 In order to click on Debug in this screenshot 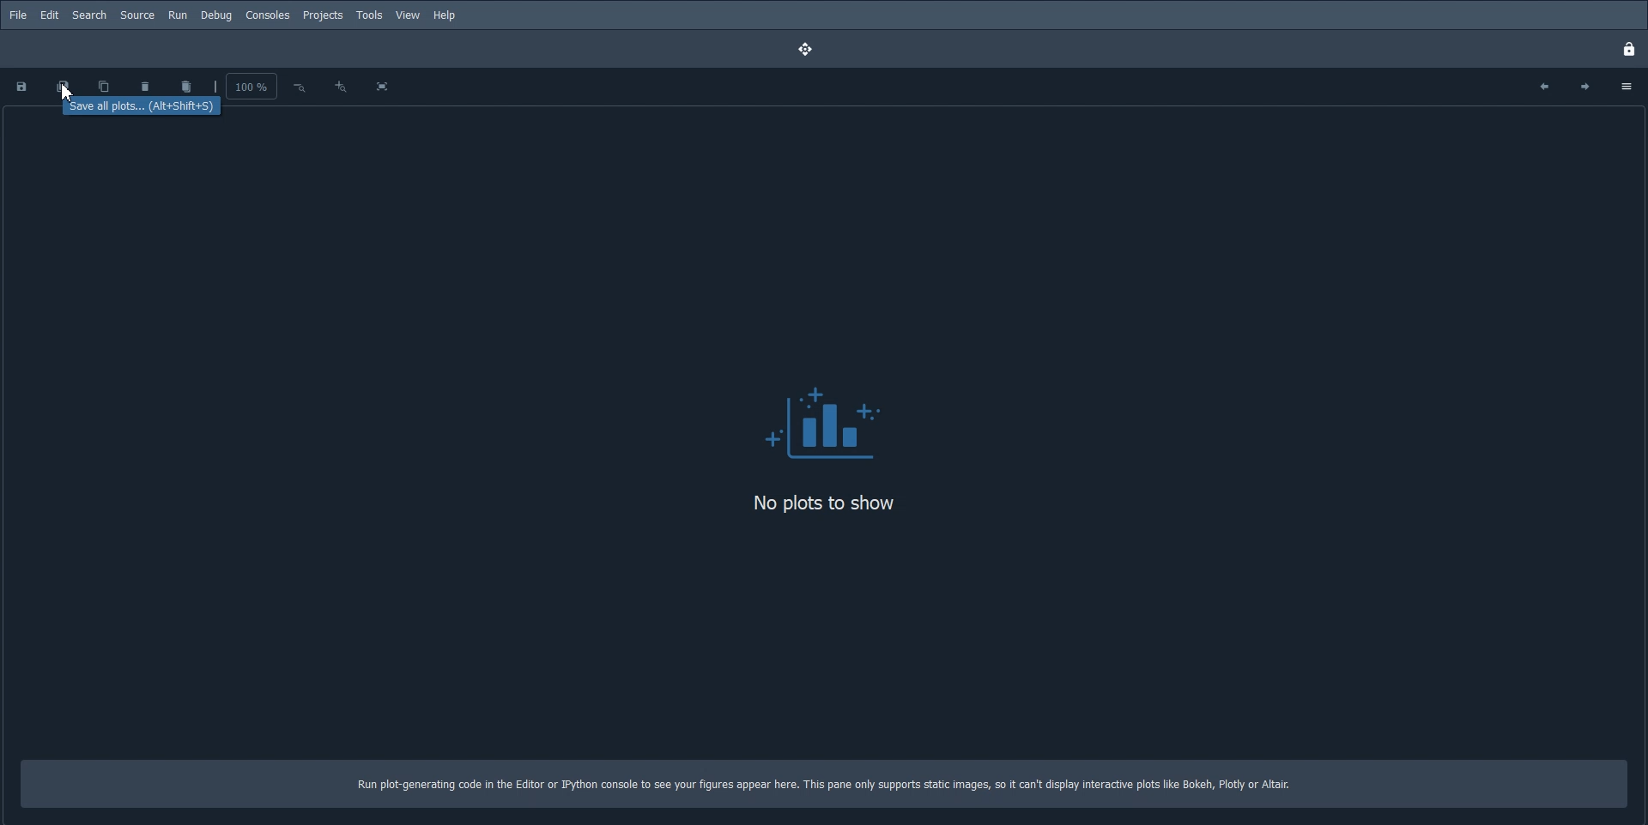, I will do `click(216, 15)`.